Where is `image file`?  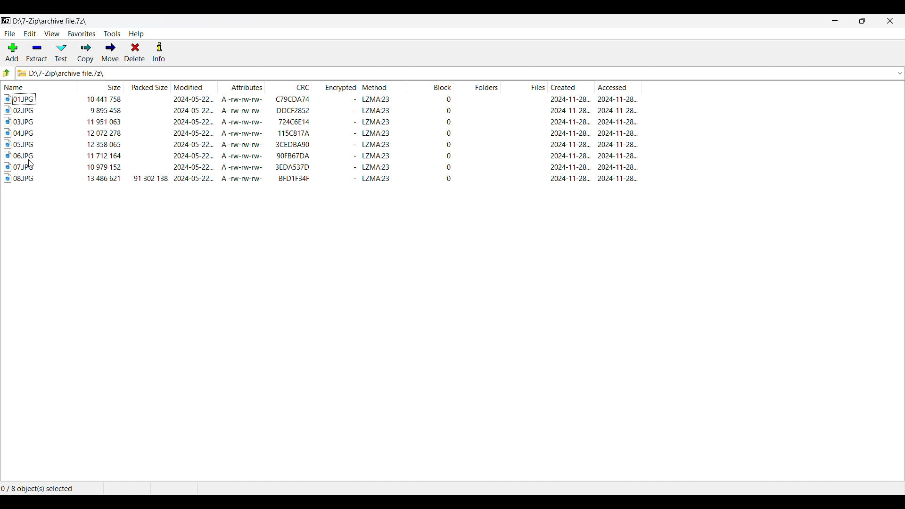
image file is located at coordinates (19, 99).